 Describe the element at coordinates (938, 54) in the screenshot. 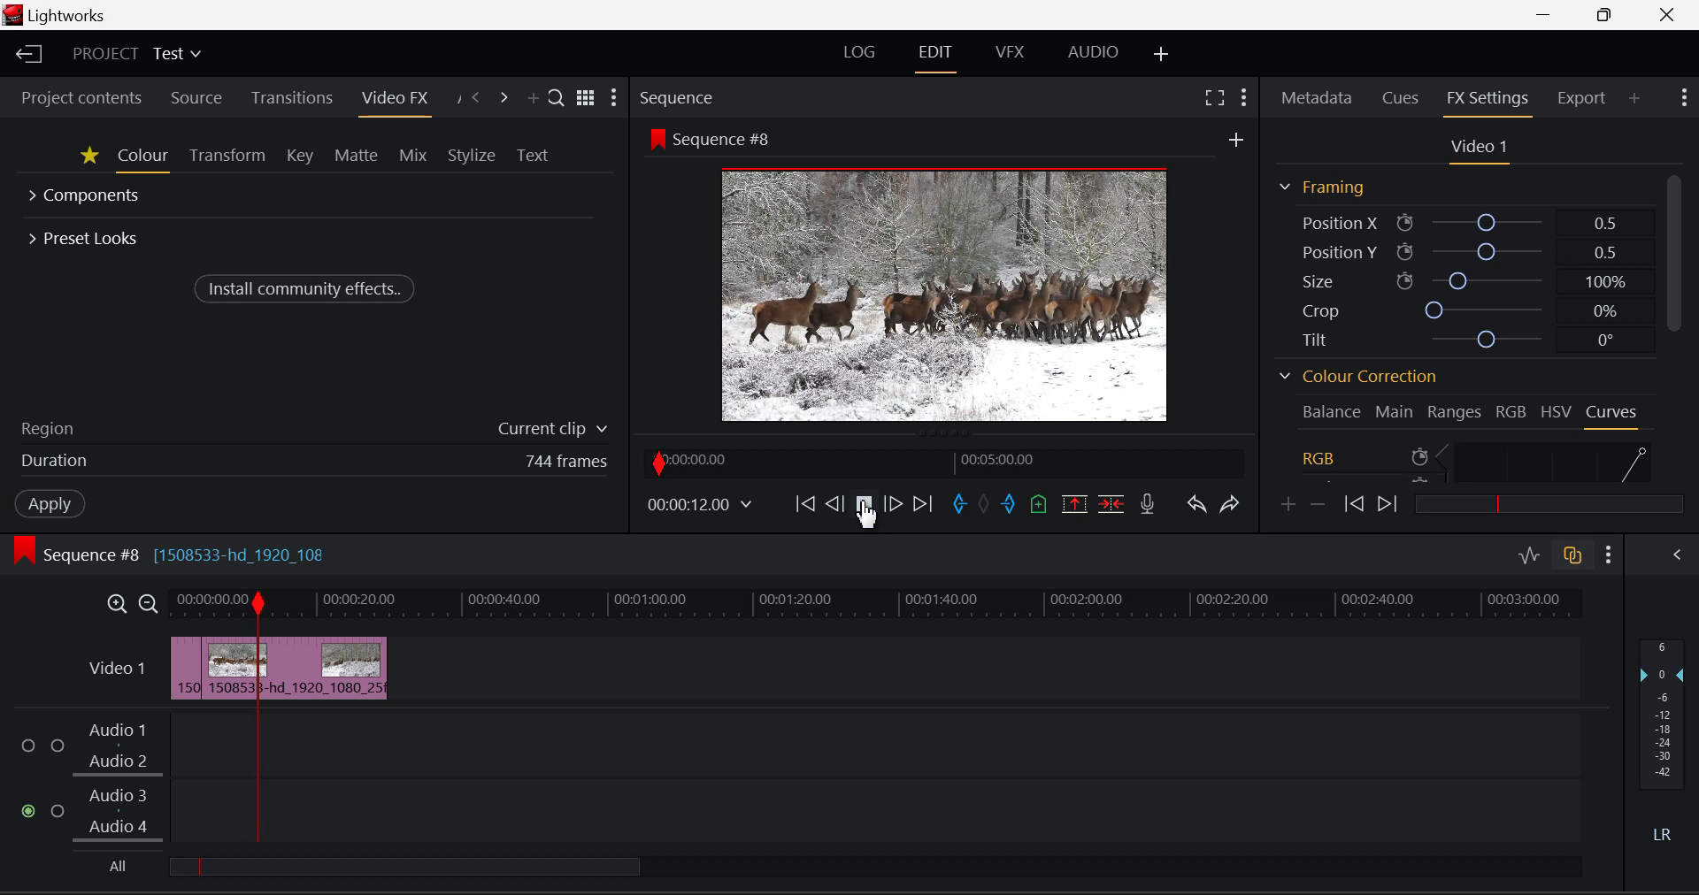

I see `EDIT Layout Open` at that location.